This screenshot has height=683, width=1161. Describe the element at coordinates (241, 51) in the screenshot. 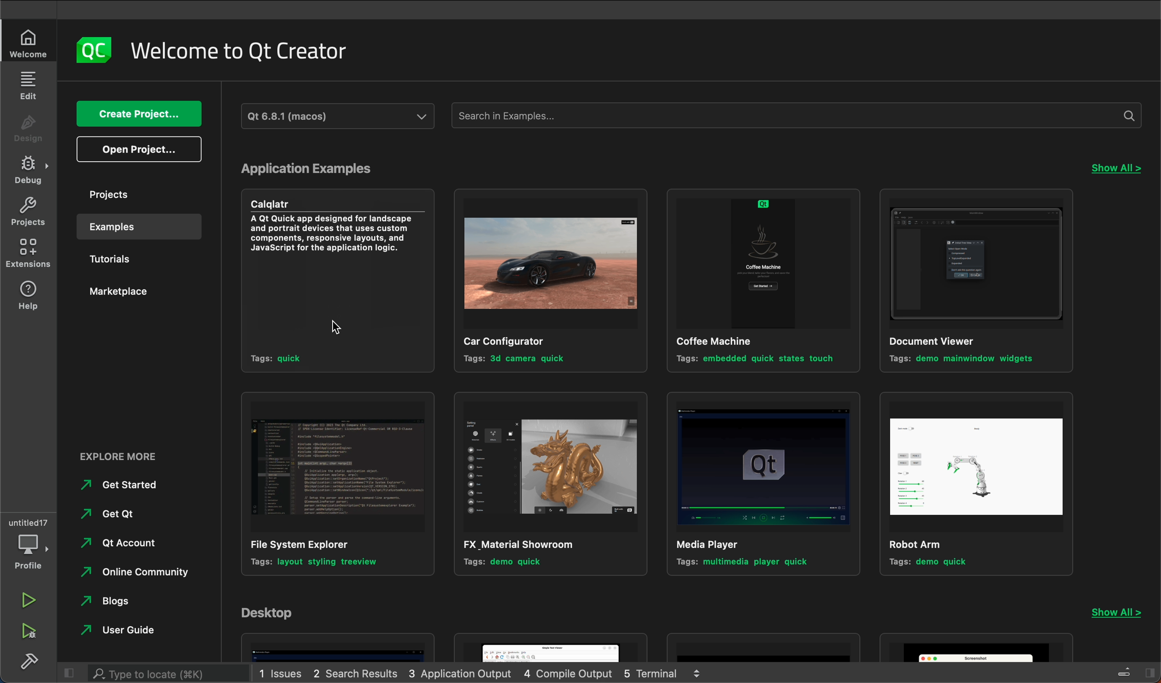

I see `welocme to Qt` at that location.